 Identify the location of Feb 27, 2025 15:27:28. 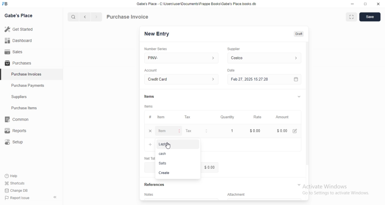
(264, 79).